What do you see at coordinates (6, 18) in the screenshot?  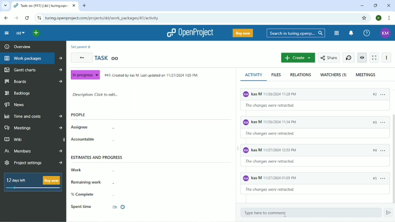 I see `Back` at bounding box center [6, 18].